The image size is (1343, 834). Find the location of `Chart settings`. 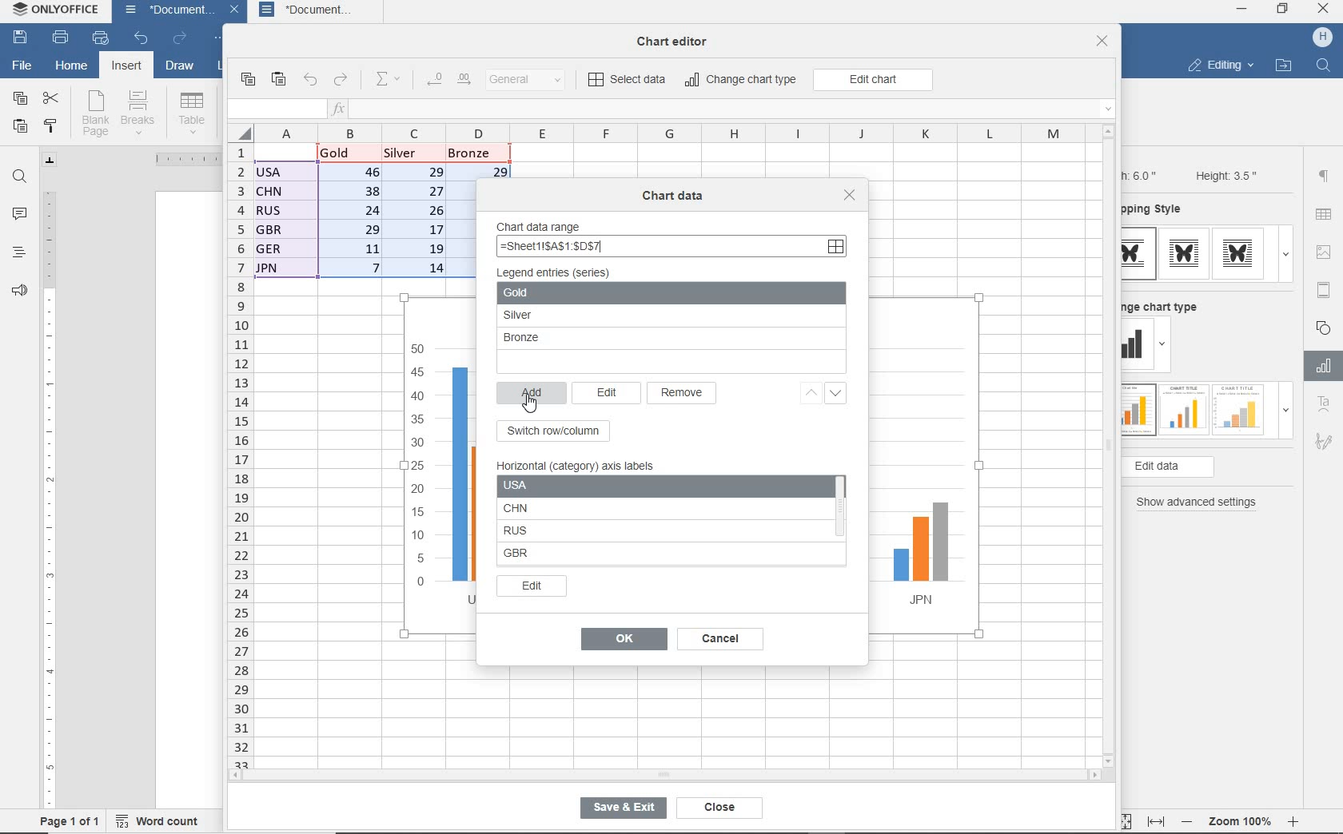

Chart settings is located at coordinates (1321, 366).